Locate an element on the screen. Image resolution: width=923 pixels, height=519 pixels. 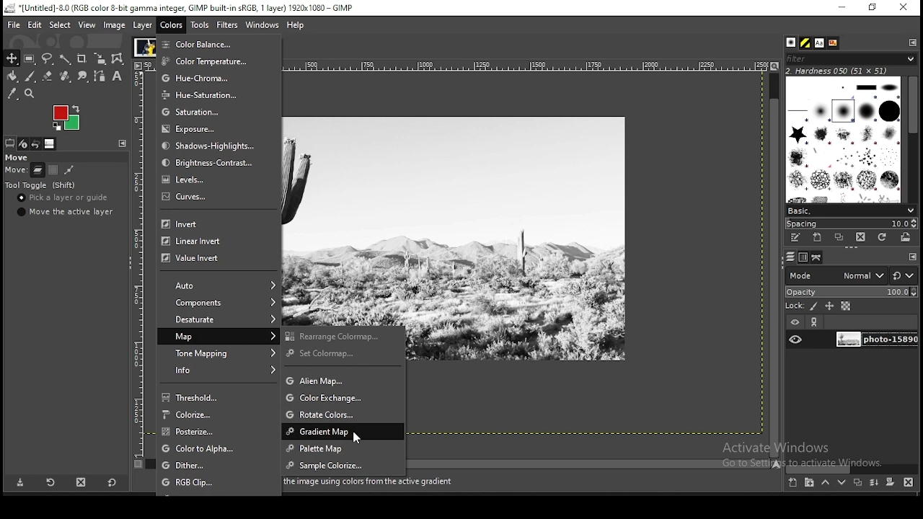
lock pixels is located at coordinates (801, 305).